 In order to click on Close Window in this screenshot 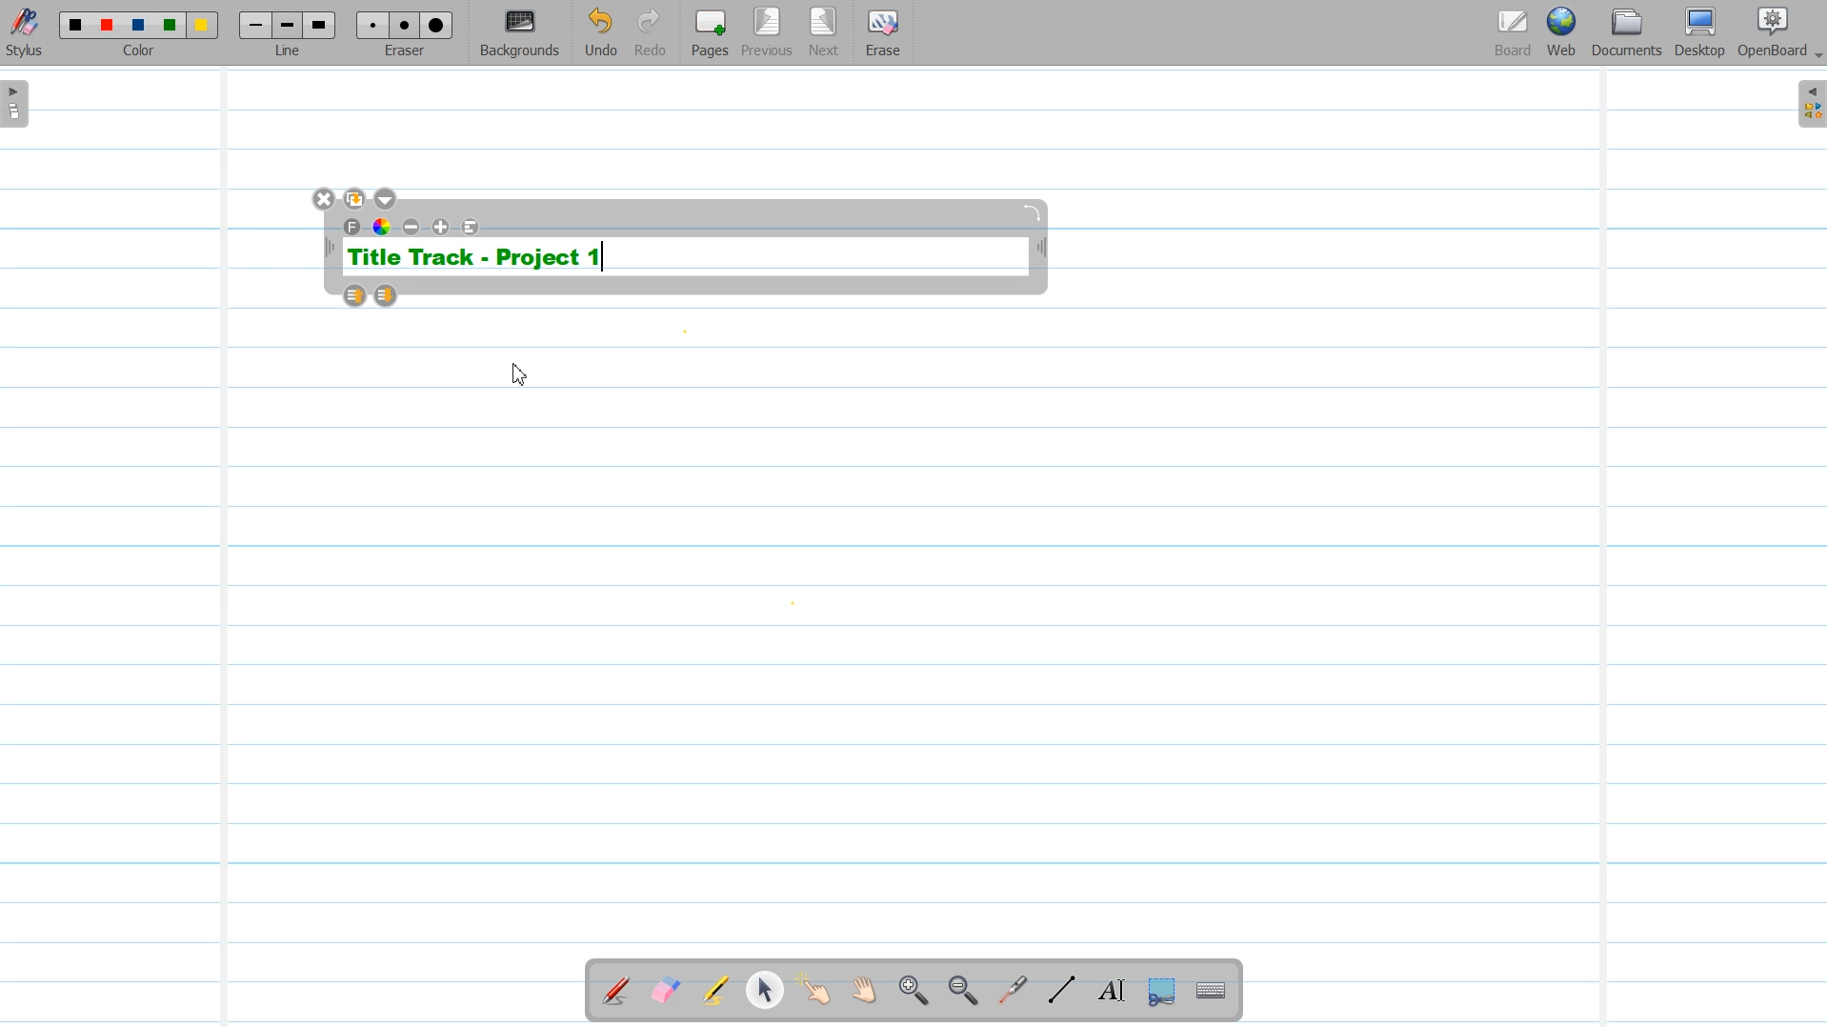, I will do `click(325, 199)`.